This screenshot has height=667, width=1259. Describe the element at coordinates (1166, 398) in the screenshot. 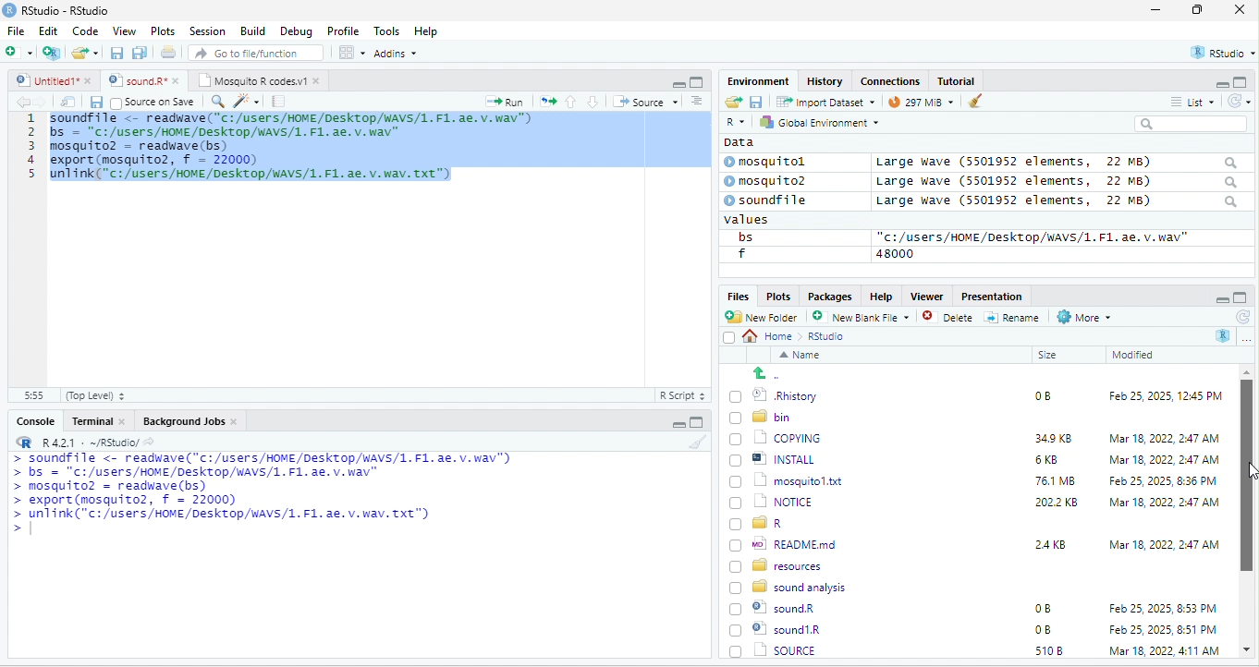

I see `Feb 25, 2025, 12:45 PM` at that location.